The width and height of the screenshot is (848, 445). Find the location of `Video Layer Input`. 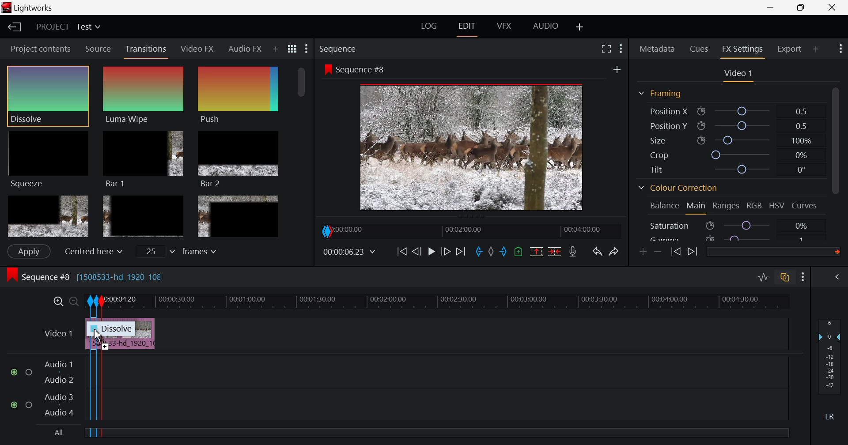

Video Layer Input is located at coordinates (56, 335).